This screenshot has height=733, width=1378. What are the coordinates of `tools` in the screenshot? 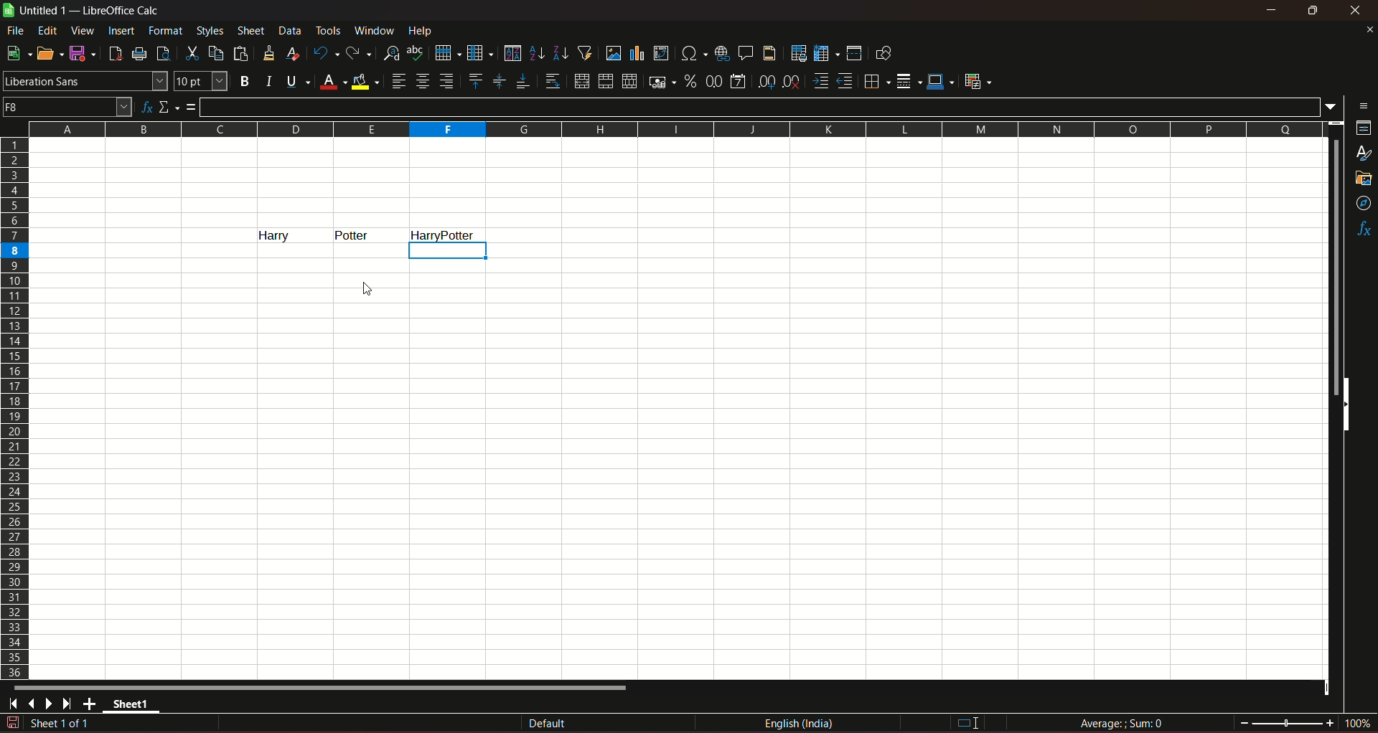 It's located at (329, 30).